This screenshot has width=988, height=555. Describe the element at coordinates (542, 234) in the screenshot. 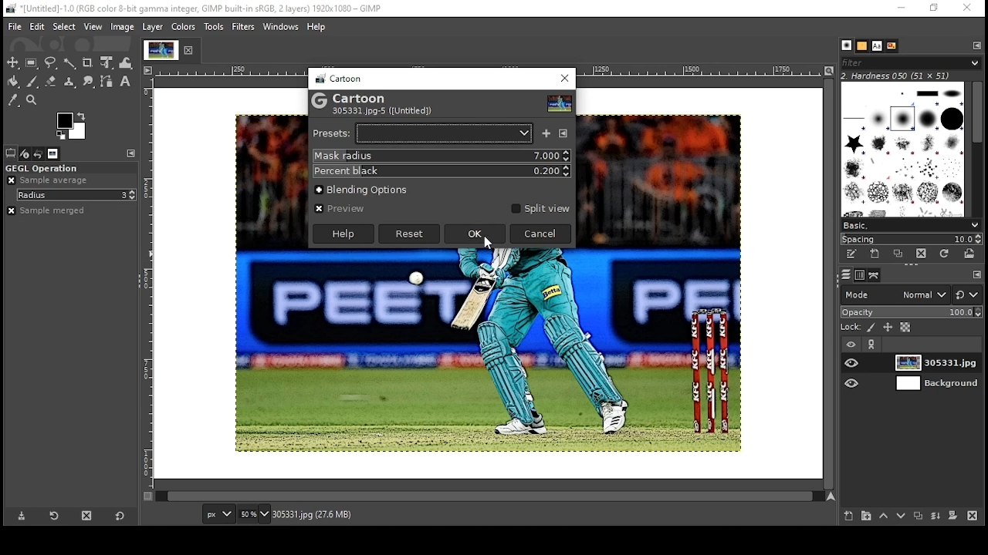

I see `cancel` at that location.